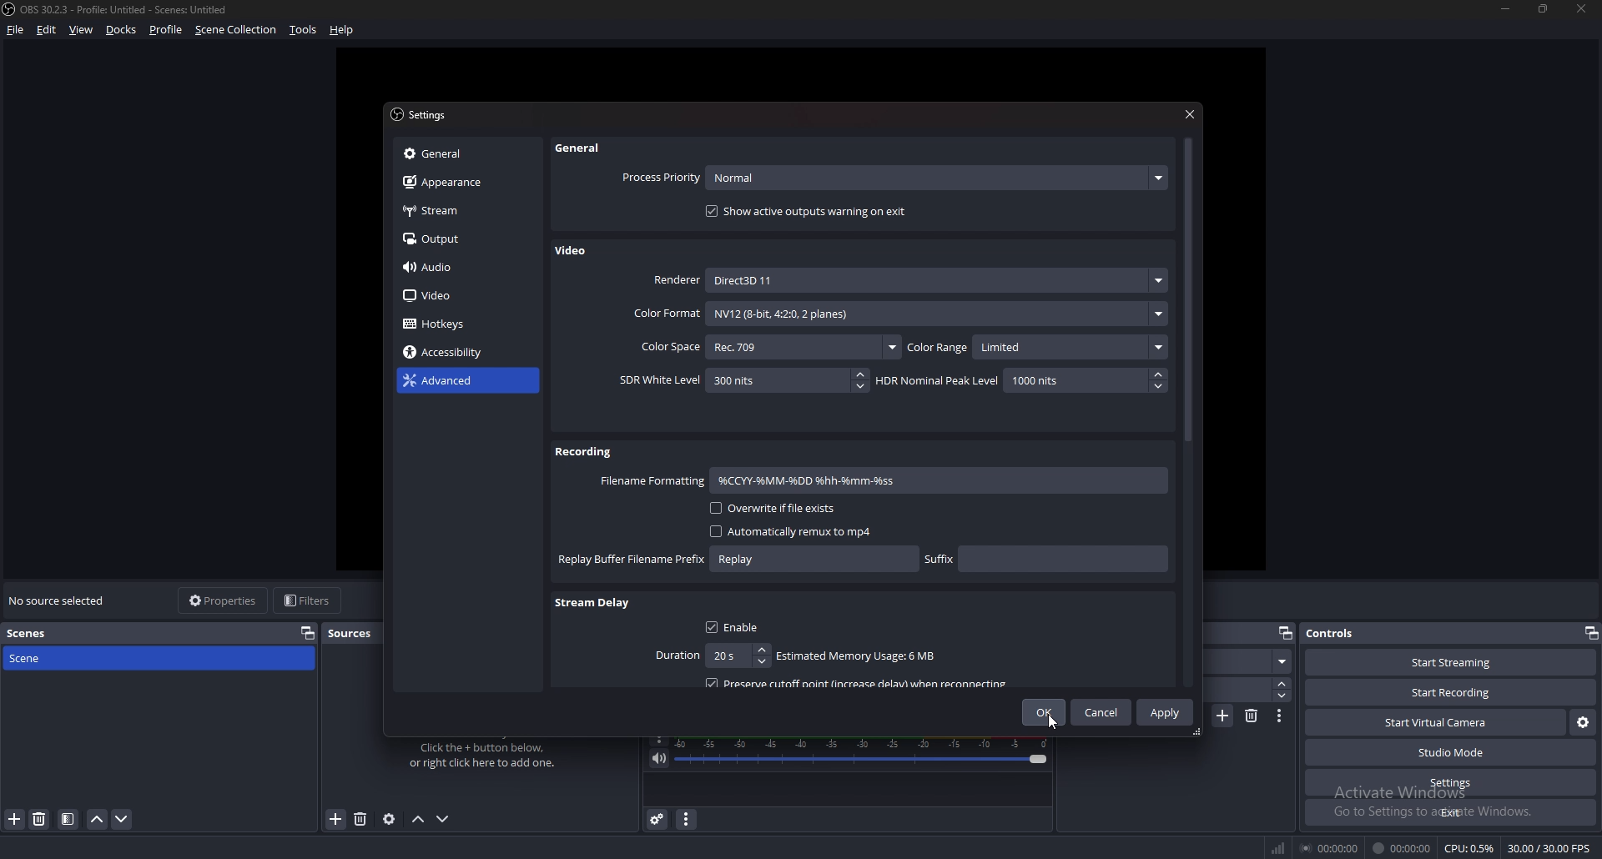 Image resolution: width=1602 pixels, height=859 pixels. I want to click on no sources selected, so click(60, 600).